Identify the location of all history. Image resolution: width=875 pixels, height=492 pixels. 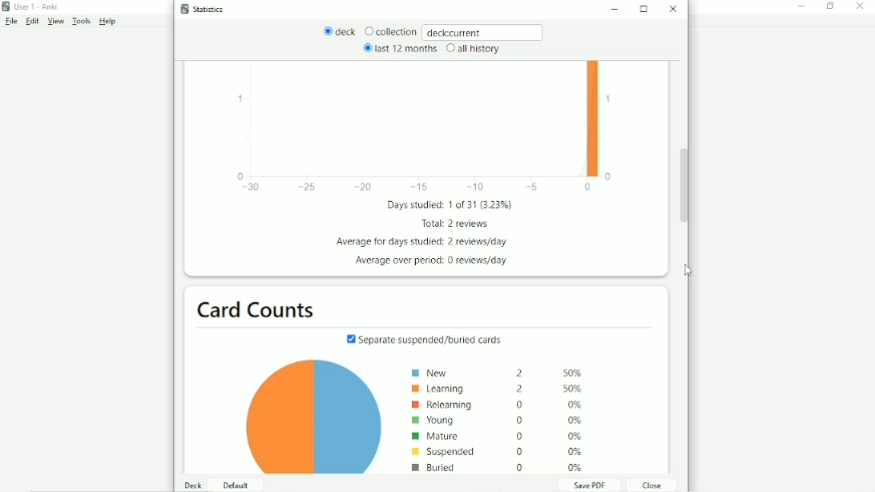
(472, 49).